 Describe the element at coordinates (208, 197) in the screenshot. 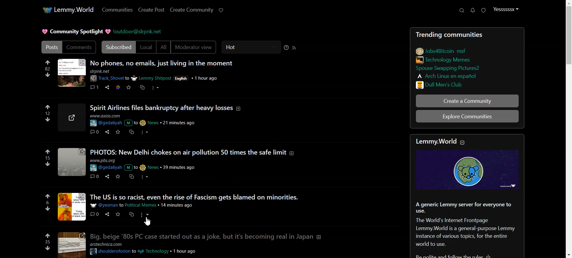

I see `post` at that location.